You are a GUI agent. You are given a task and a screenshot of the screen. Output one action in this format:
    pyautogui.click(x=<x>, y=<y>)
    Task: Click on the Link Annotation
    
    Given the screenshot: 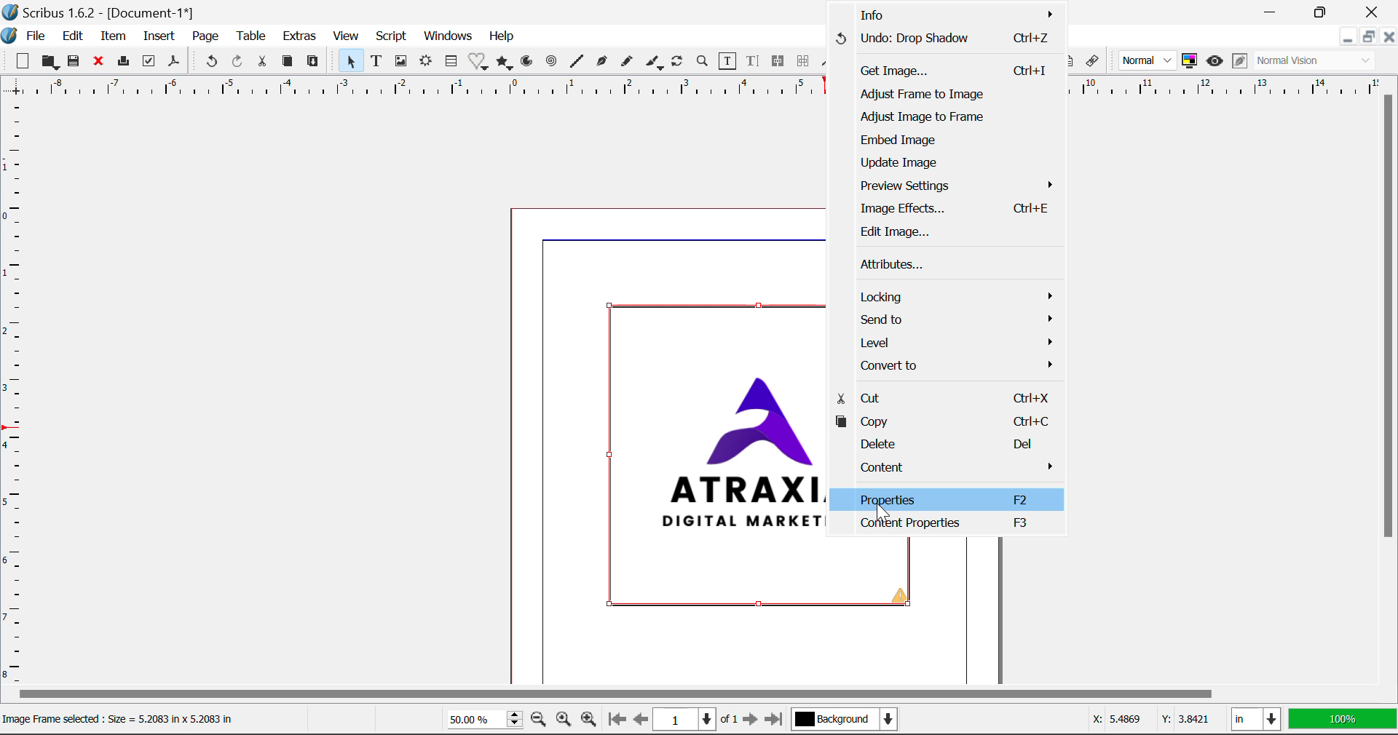 What is the action you would take?
    pyautogui.click(x=1095, y=63)
    